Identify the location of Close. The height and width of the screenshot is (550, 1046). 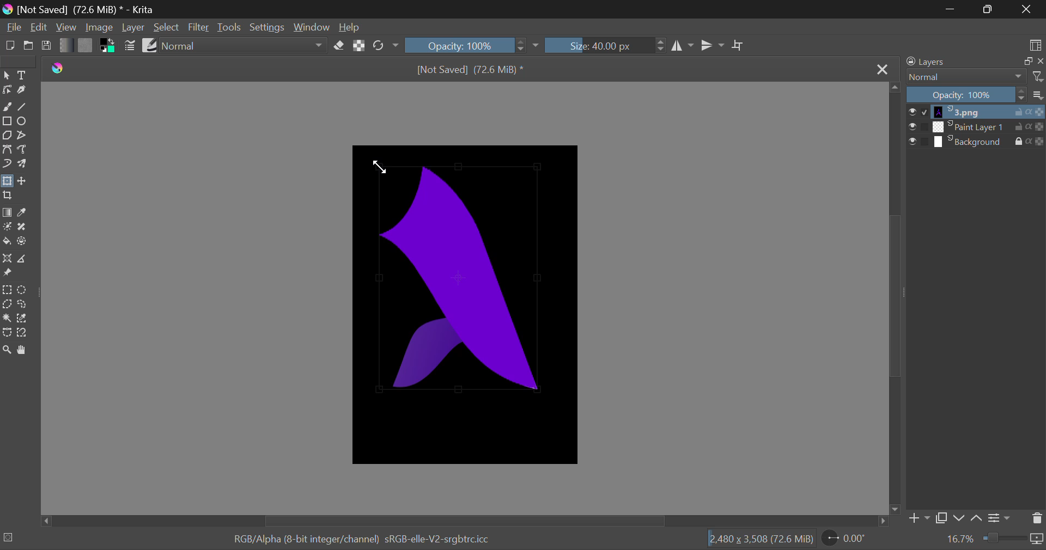
(1027, 9).